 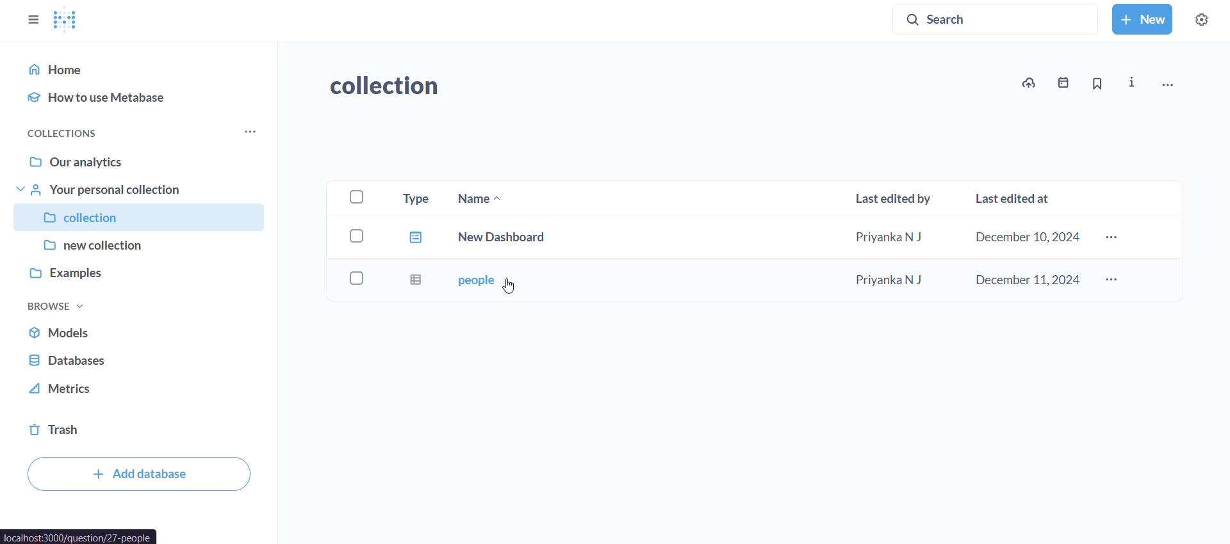 I want to click on december 11,2024, so click(x=1031, y=280).